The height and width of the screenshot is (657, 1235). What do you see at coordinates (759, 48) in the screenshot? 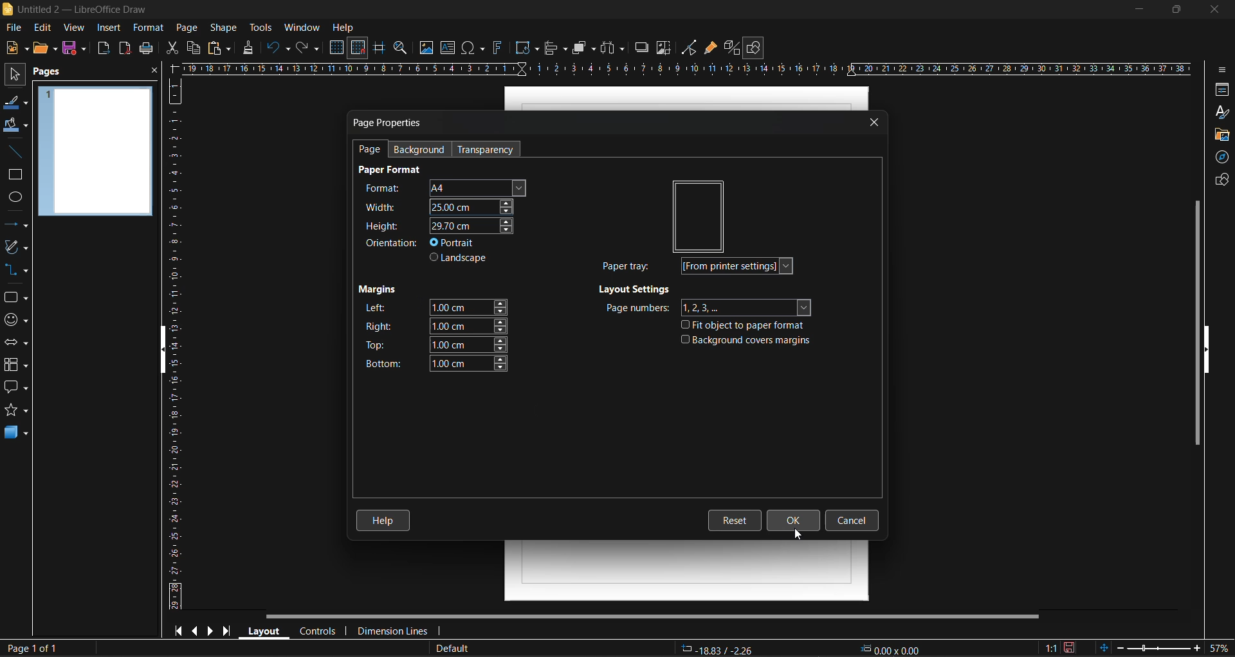
I see `show draw functions` at bounding box center [759, 48].